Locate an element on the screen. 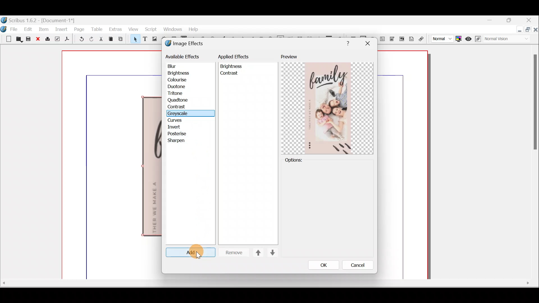  Scroll bar is located at coordinates (532, 162).